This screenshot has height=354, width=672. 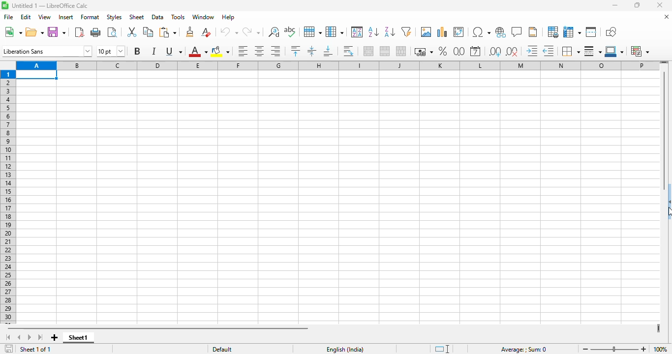 What do you see at coordinates (111, 51) in the screenshot?
I see `font size` at bounding box center [111, 51].